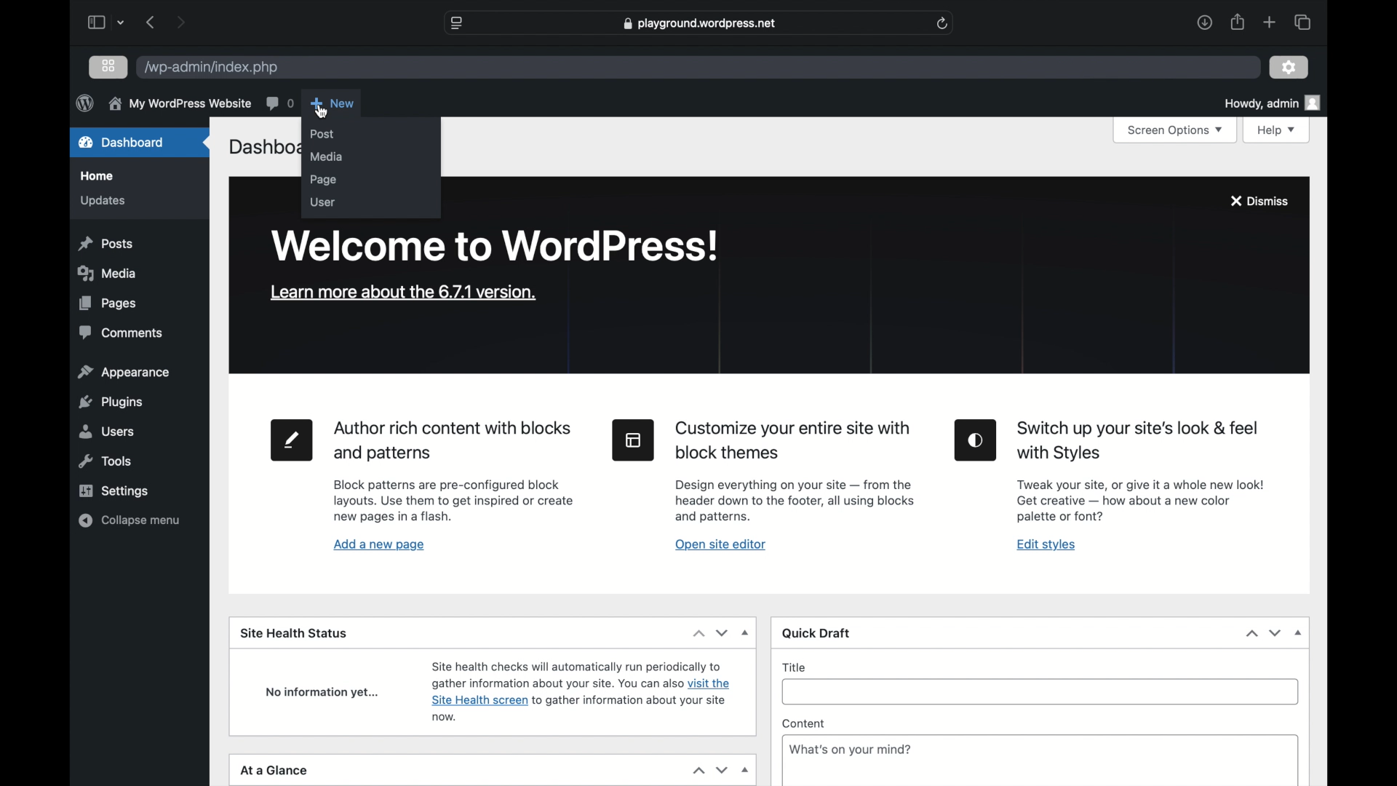  What do you see at coordinates (797, 667) in the screenshot?
I see `title` at bounding box center [797, 667].